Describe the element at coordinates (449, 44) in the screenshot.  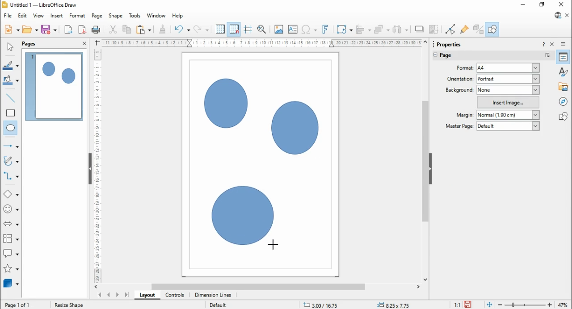
I see `Properties` at that location.